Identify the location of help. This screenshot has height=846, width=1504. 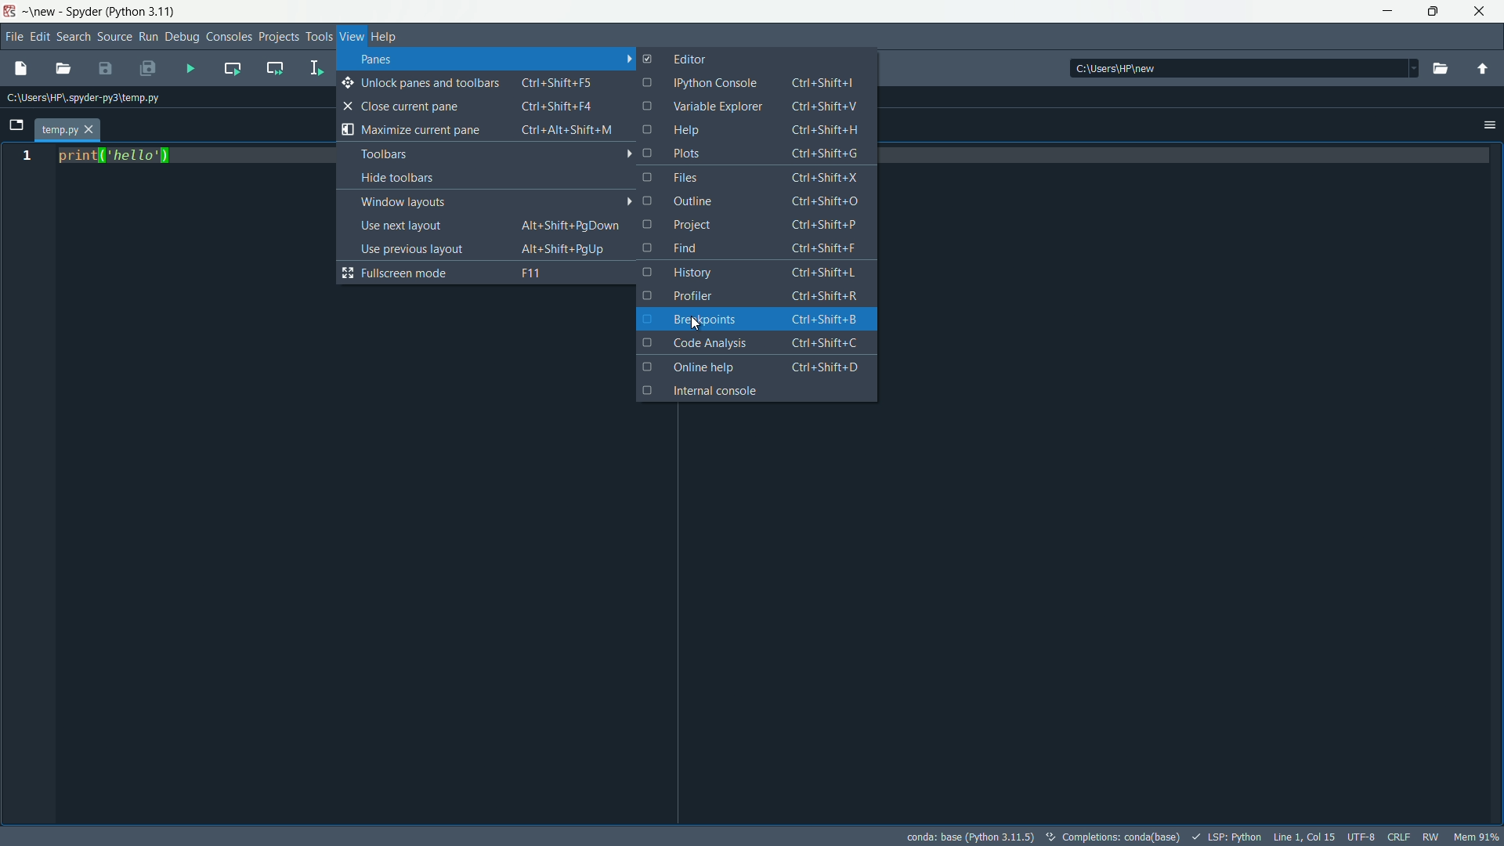
(748, 129).